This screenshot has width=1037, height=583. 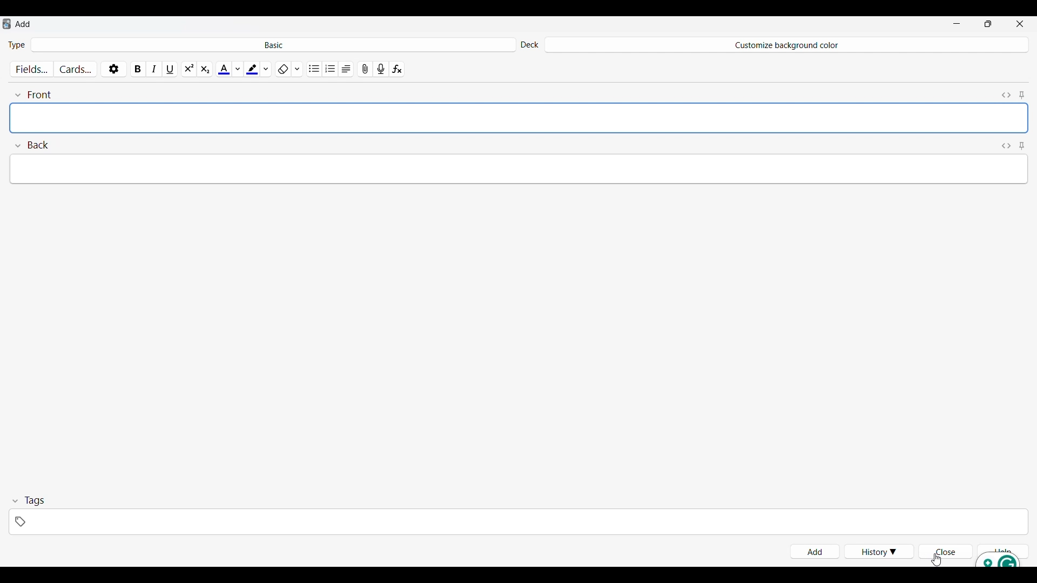 I want to click on Options, so click(x=113, y=67).